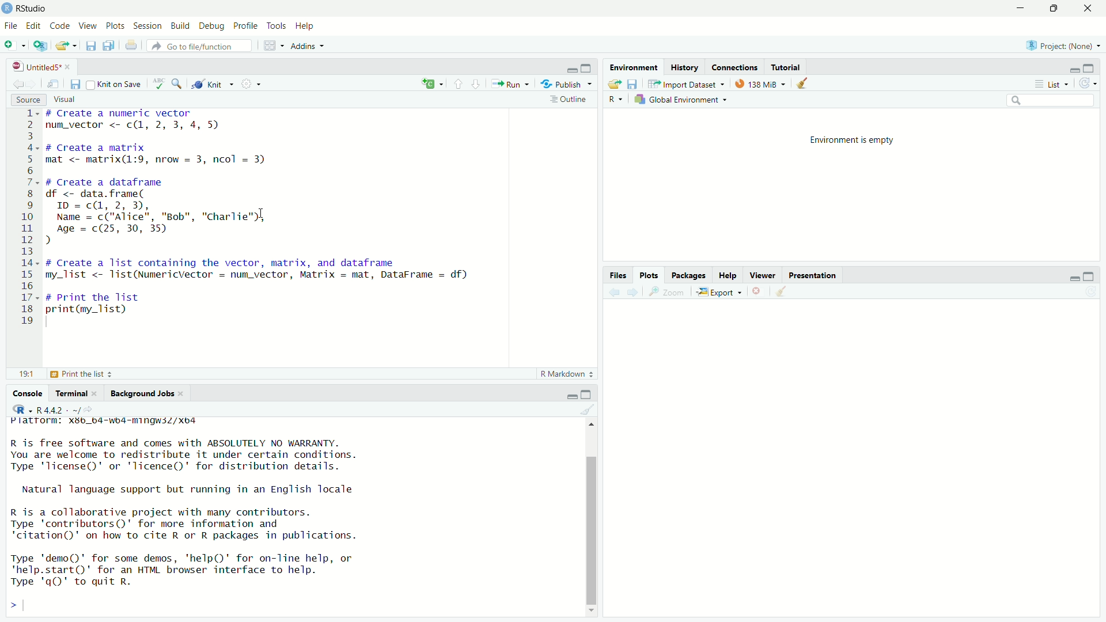  I want to click on Source., so click(22, 98).